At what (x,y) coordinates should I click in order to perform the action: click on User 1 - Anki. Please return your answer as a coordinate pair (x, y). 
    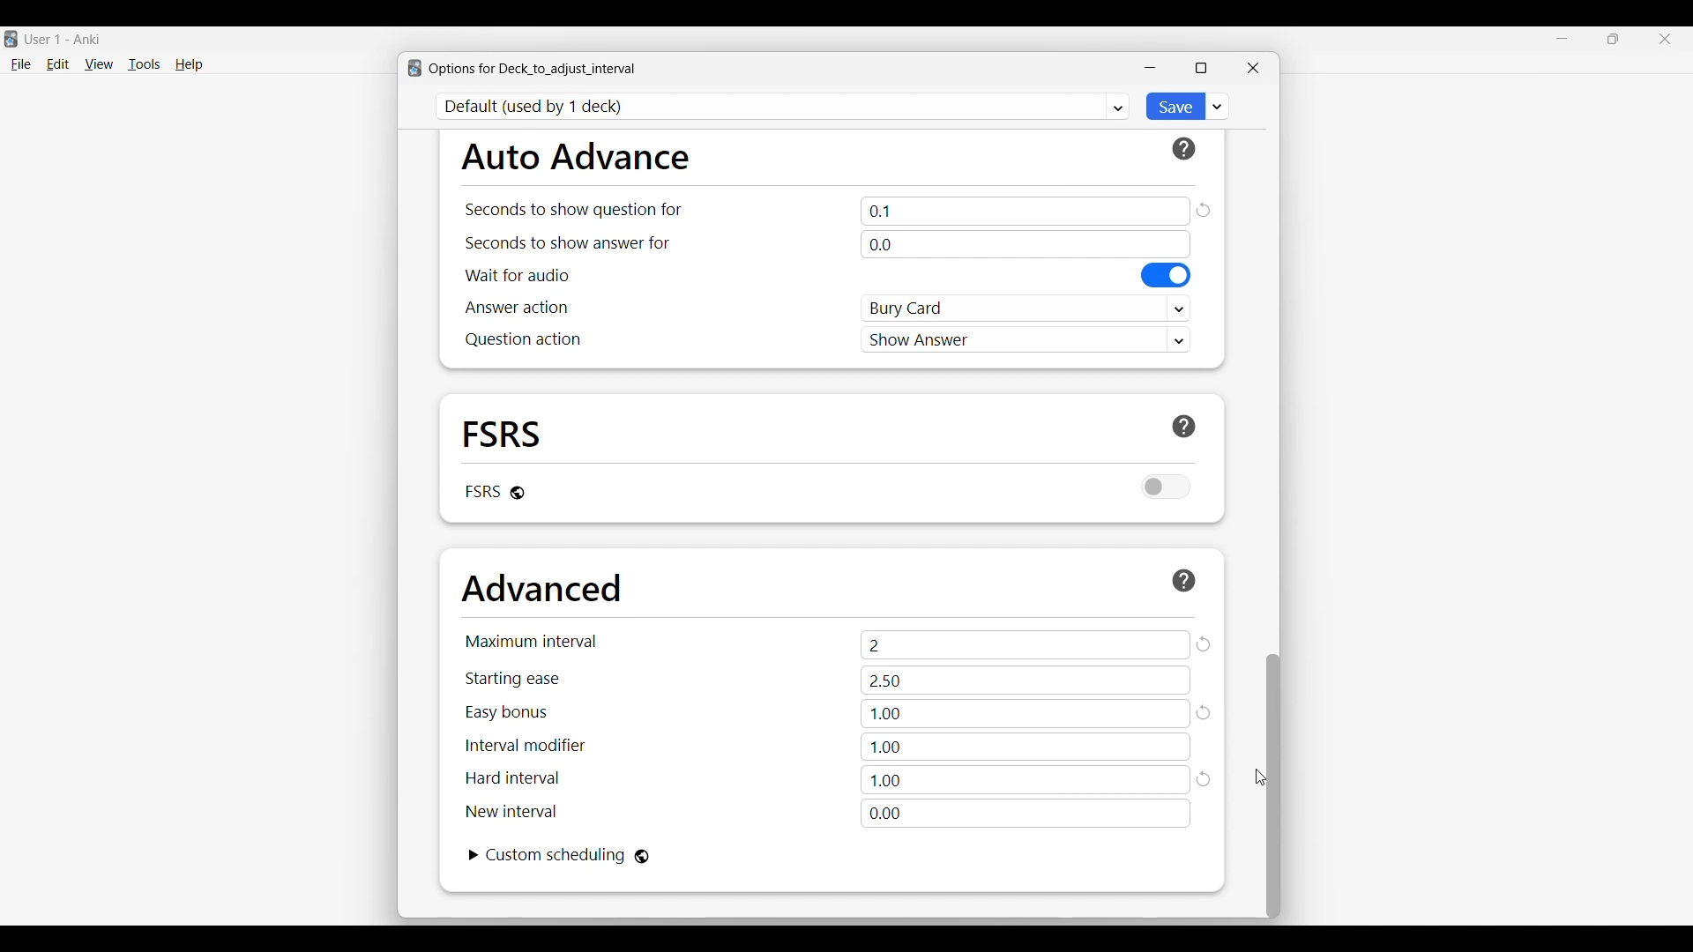
    Looking at the image, I should click on (63, 39).